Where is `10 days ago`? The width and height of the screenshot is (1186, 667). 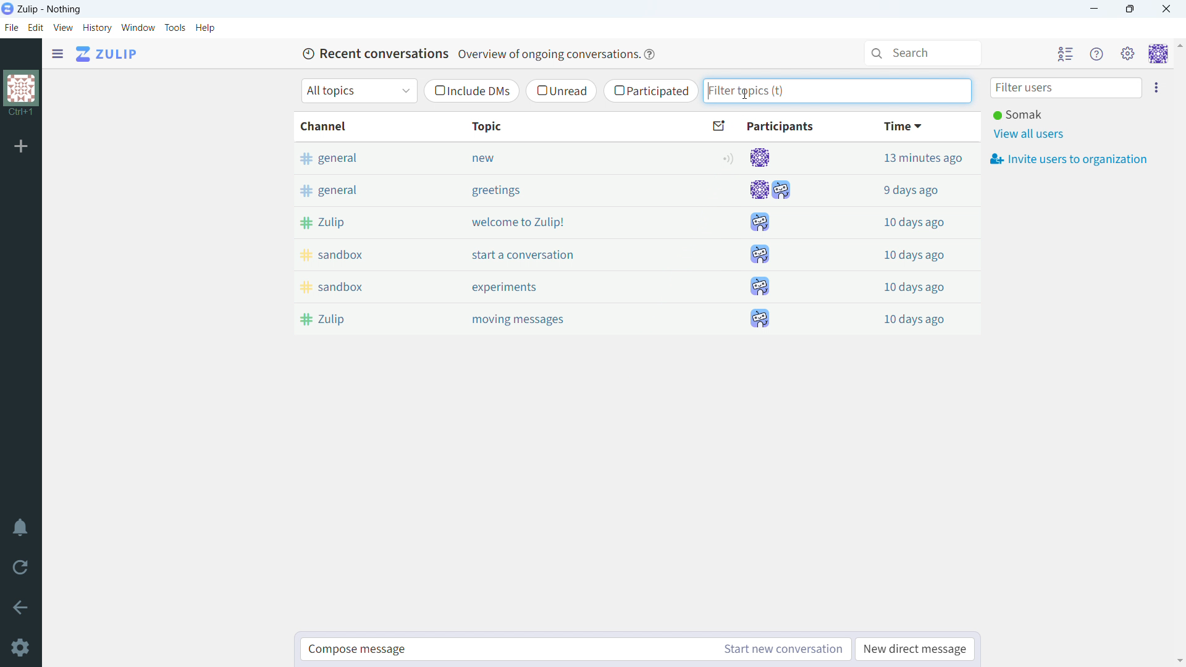
10 days ago is located at coordinates (901, 219).